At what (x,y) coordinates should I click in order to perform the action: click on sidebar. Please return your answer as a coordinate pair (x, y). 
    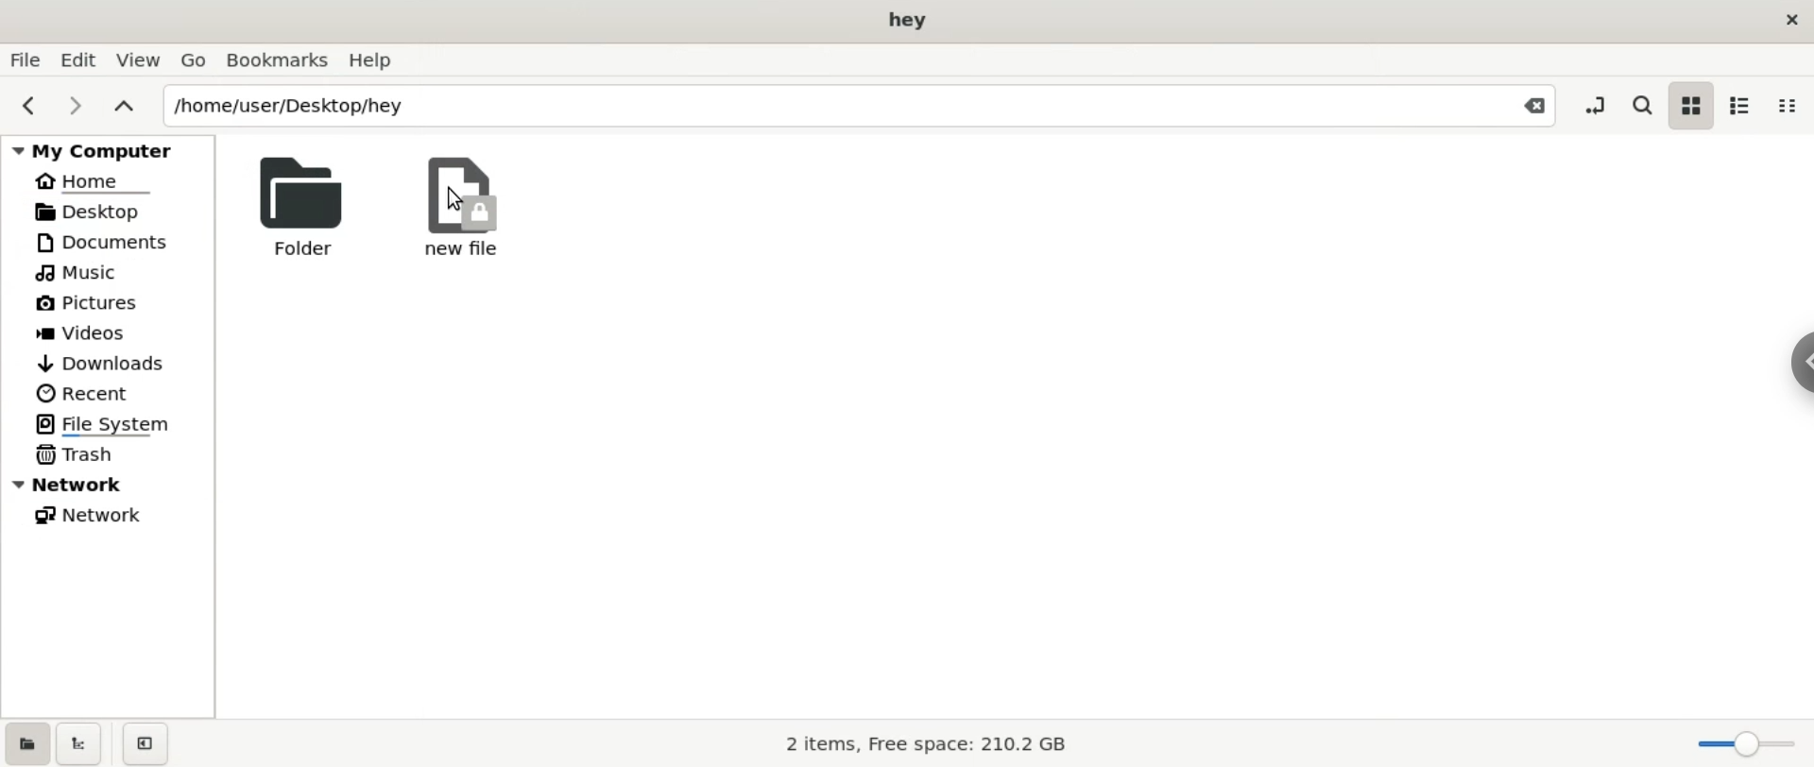
    Looking at the image, I should click on (1797, 358).